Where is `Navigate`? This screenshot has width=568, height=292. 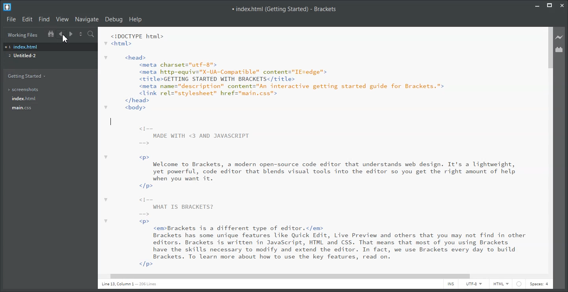 Navigate is located at coordinates (87, 19).